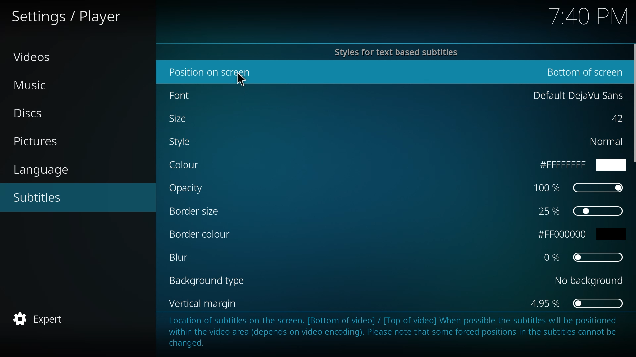 Image resolution: width=636 pixels, height=357 pixels. Describe the element at coordinates (575, 303) in the screenshot. I see `4.95` at that location.